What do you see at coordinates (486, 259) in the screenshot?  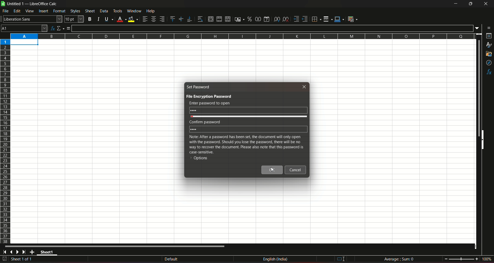 I see `zoom factor` at bounding box center [486, 259].